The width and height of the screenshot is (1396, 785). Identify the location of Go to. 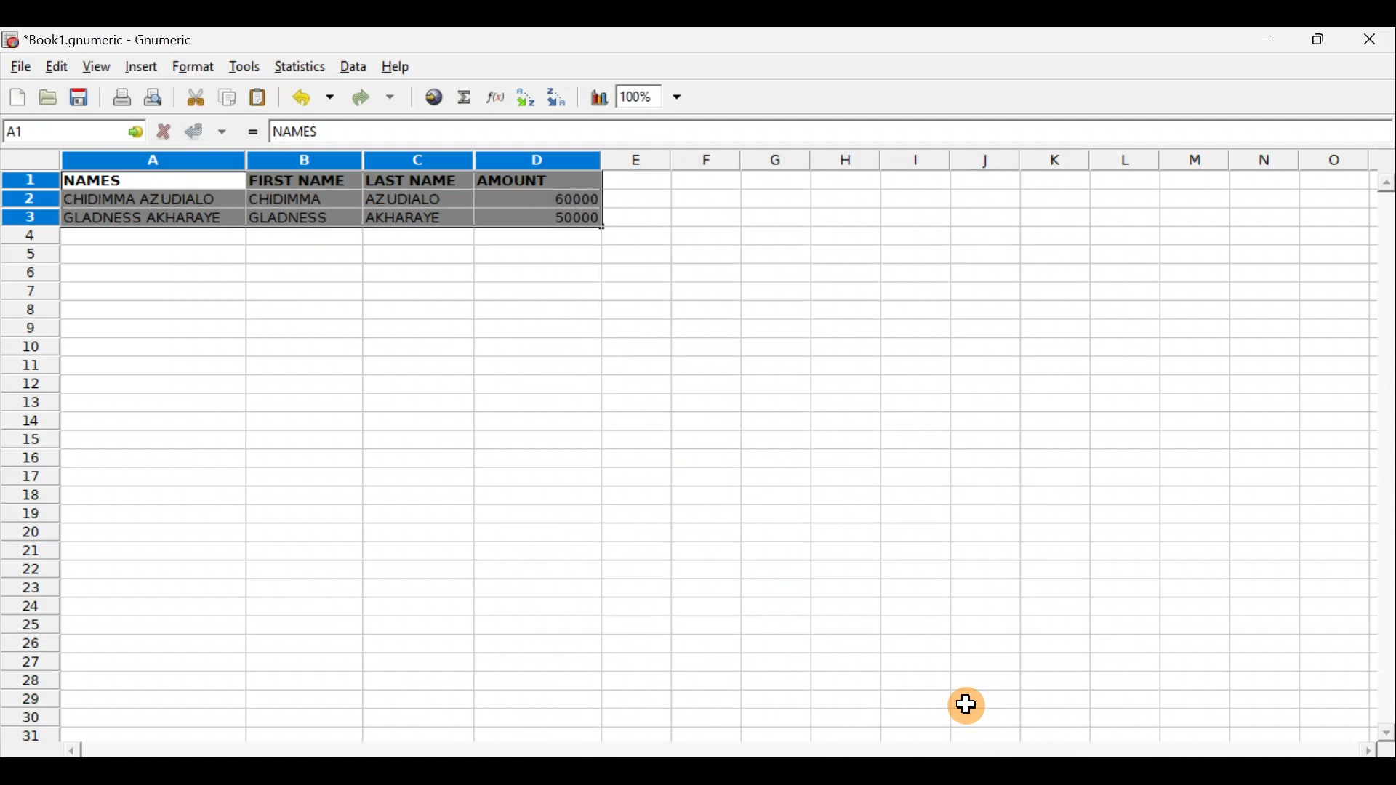
(130, 133).